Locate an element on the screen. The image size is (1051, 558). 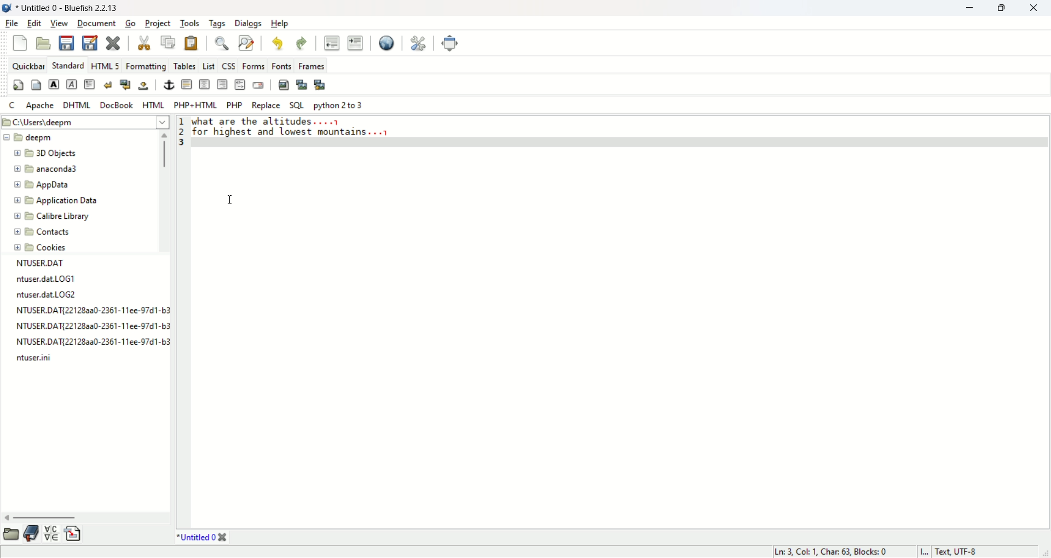
title is located at coordinates (70, 7).